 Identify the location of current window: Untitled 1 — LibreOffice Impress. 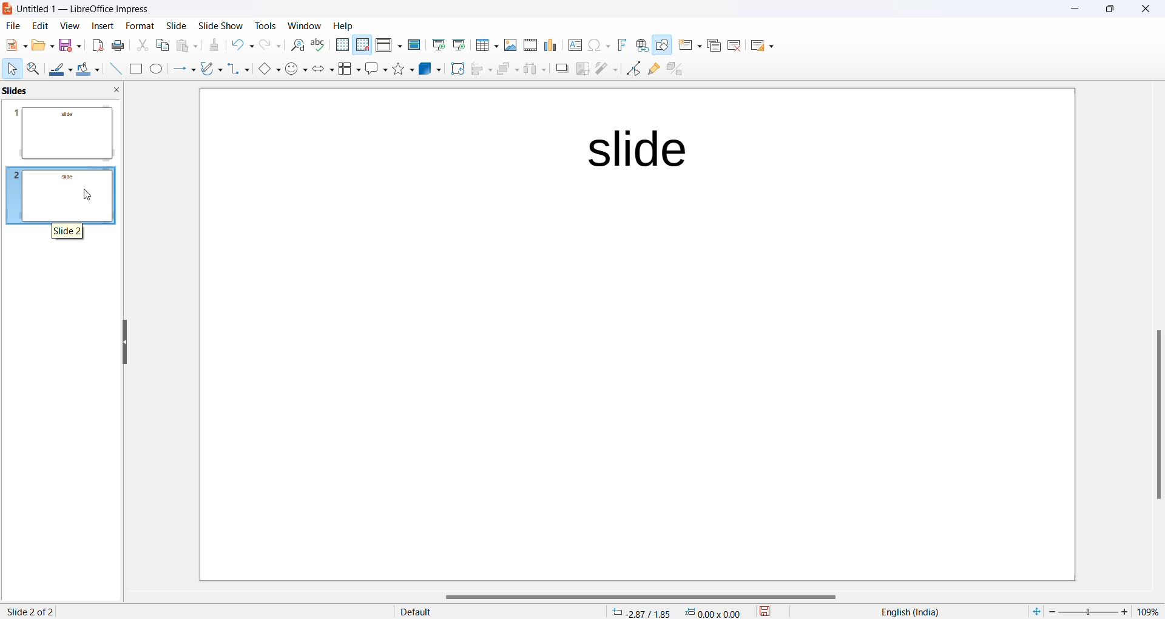
(81, 10).